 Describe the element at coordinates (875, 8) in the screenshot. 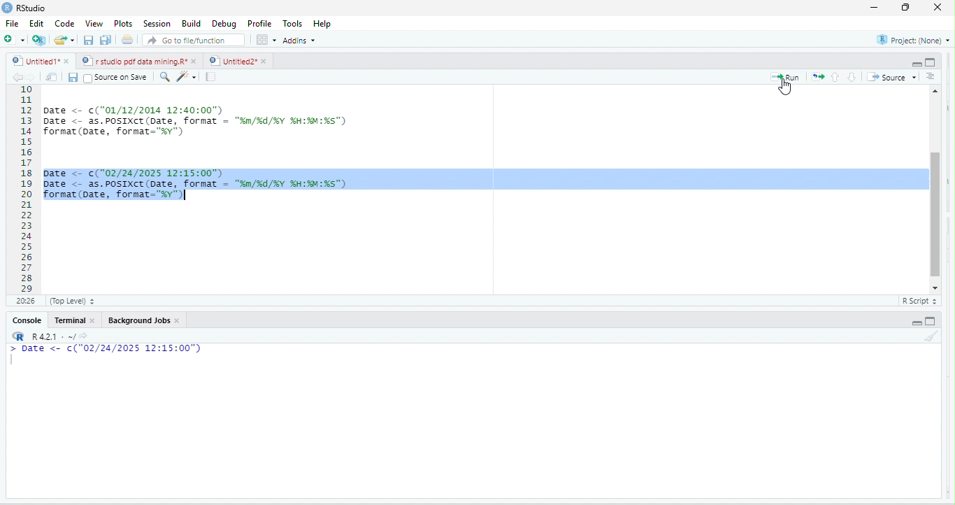

I see `minimize` at that location.